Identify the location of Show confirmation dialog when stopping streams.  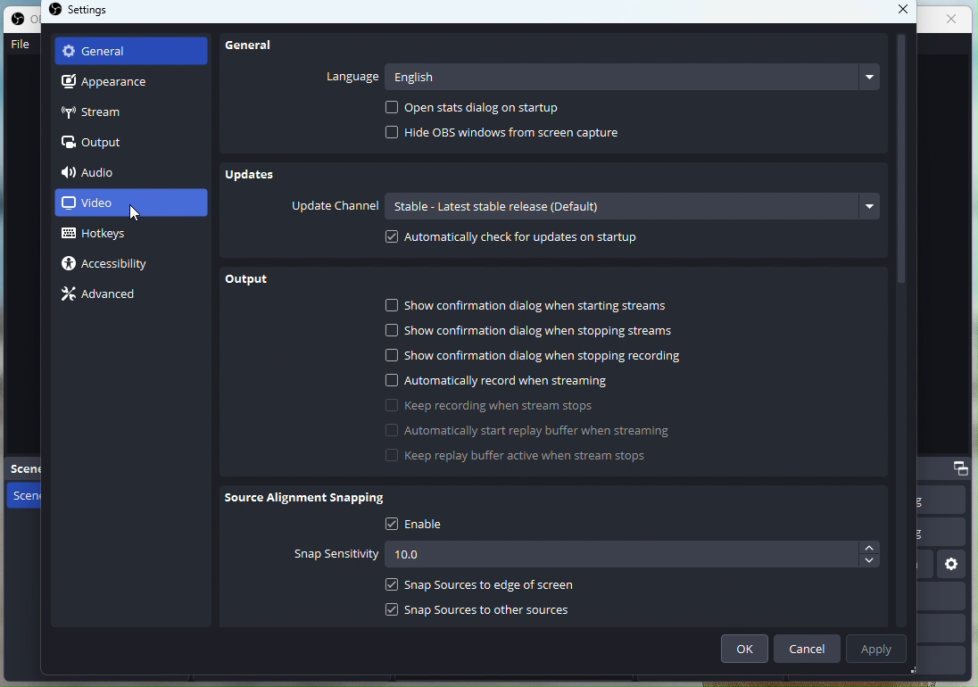
(531, 331).